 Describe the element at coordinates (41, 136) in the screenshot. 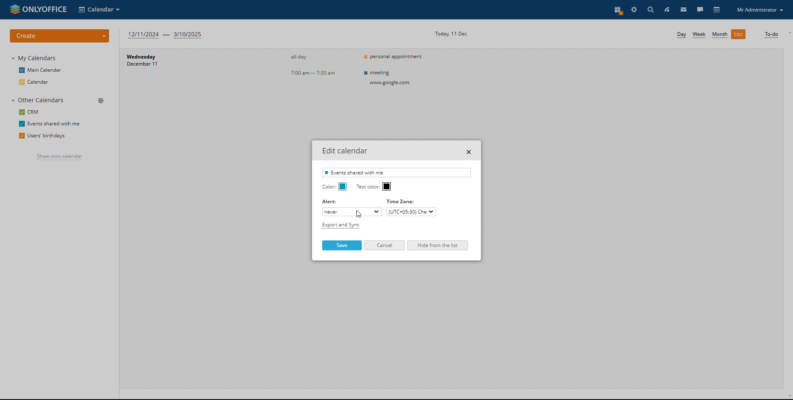

I see `users' birthdays` at that location.